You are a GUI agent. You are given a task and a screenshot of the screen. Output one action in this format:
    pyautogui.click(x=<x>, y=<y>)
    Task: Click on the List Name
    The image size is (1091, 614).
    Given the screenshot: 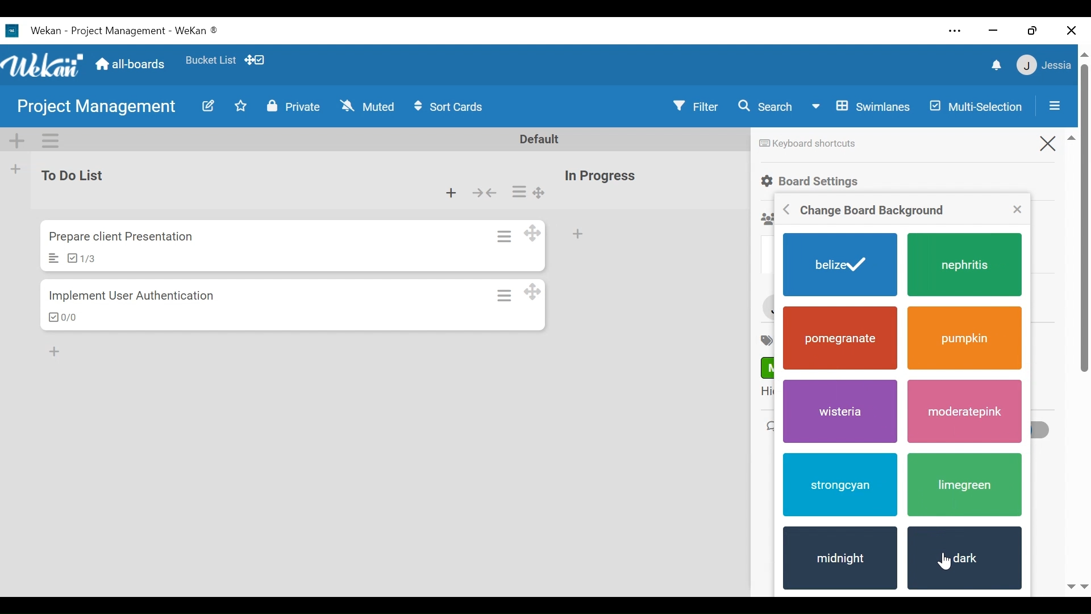 What is the action you would take?
    pyautogui.click(x=77, y=176)
    